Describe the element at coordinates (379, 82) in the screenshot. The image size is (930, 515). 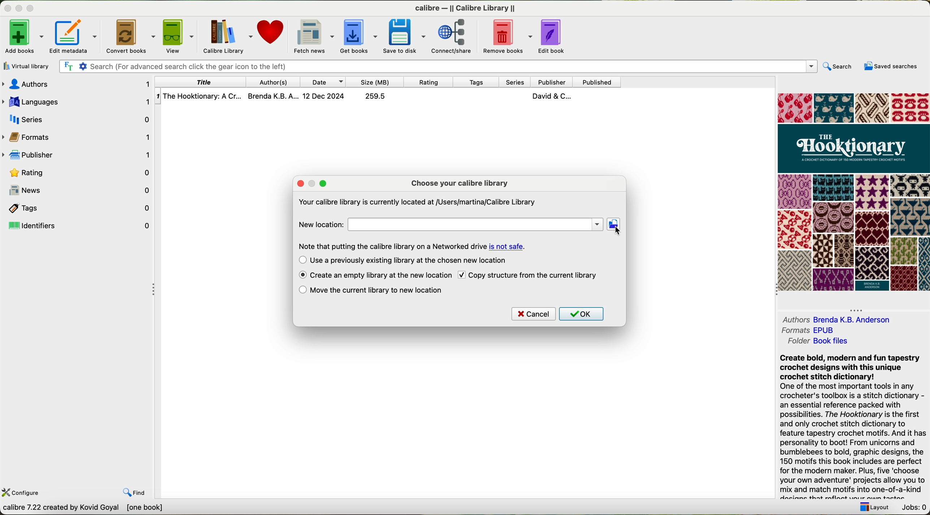
I see `size` at that location.